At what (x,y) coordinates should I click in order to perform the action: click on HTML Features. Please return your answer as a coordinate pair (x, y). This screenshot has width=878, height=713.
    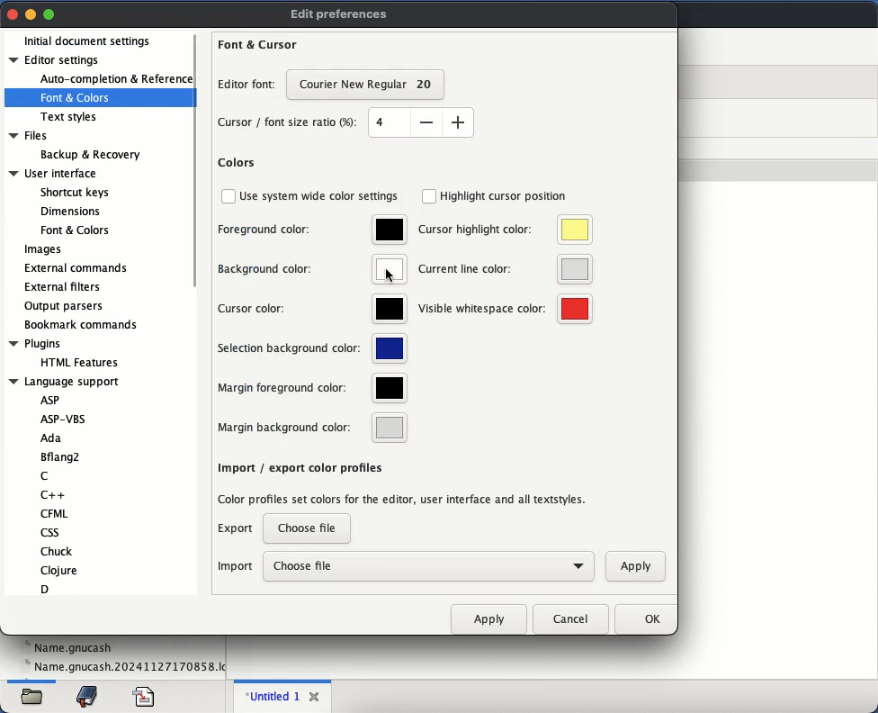
    Looking at the image, I should click on (79, 362).